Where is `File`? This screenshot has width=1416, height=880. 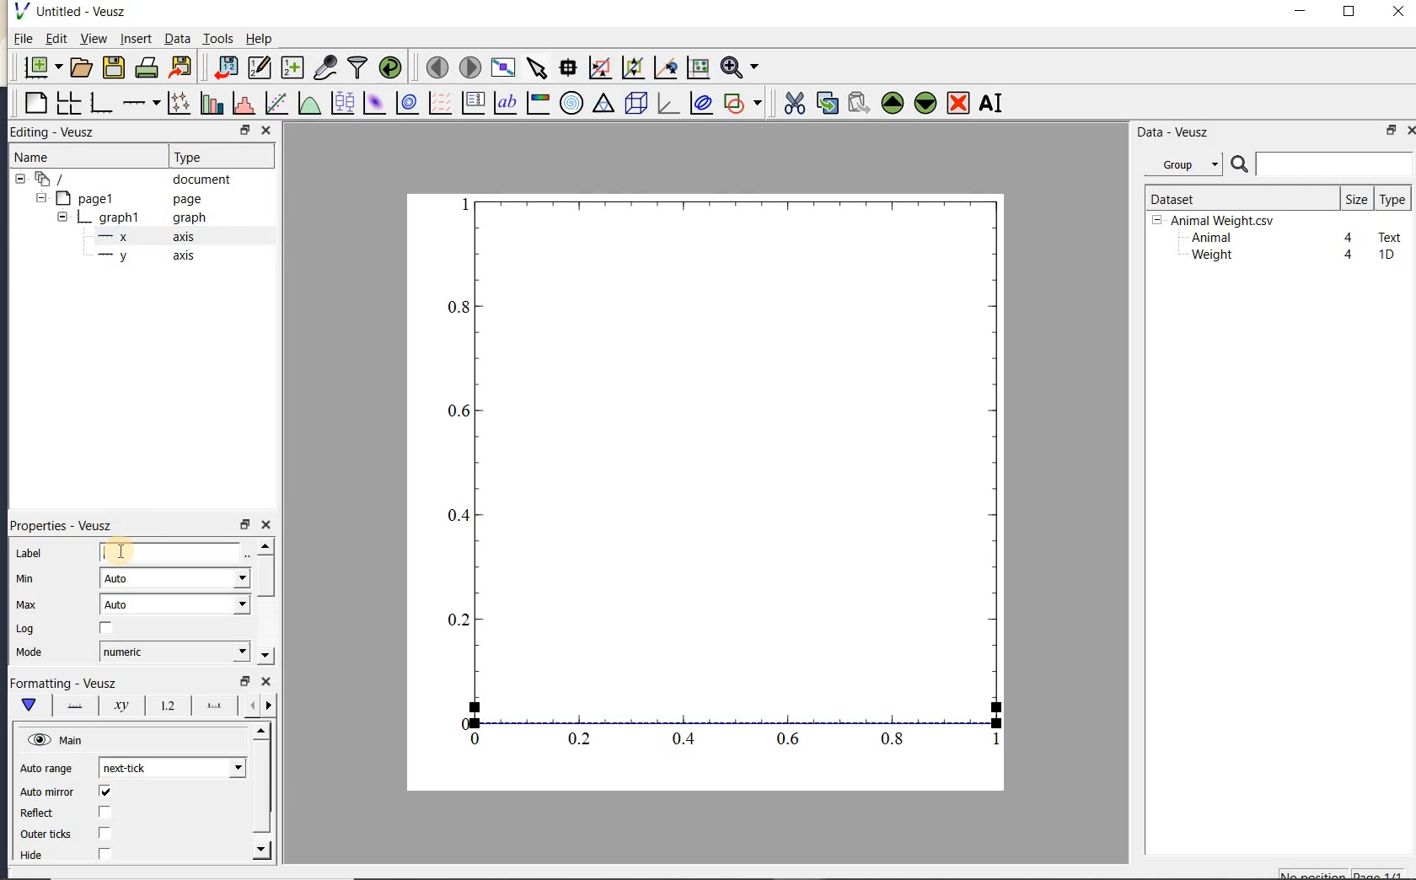 File is located at coordinates (24, 39).